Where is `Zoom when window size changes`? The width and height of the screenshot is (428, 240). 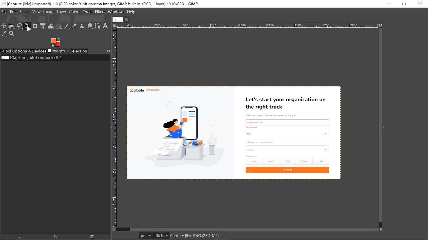 Zoom when window size changes is located at coordinates (380, 26).